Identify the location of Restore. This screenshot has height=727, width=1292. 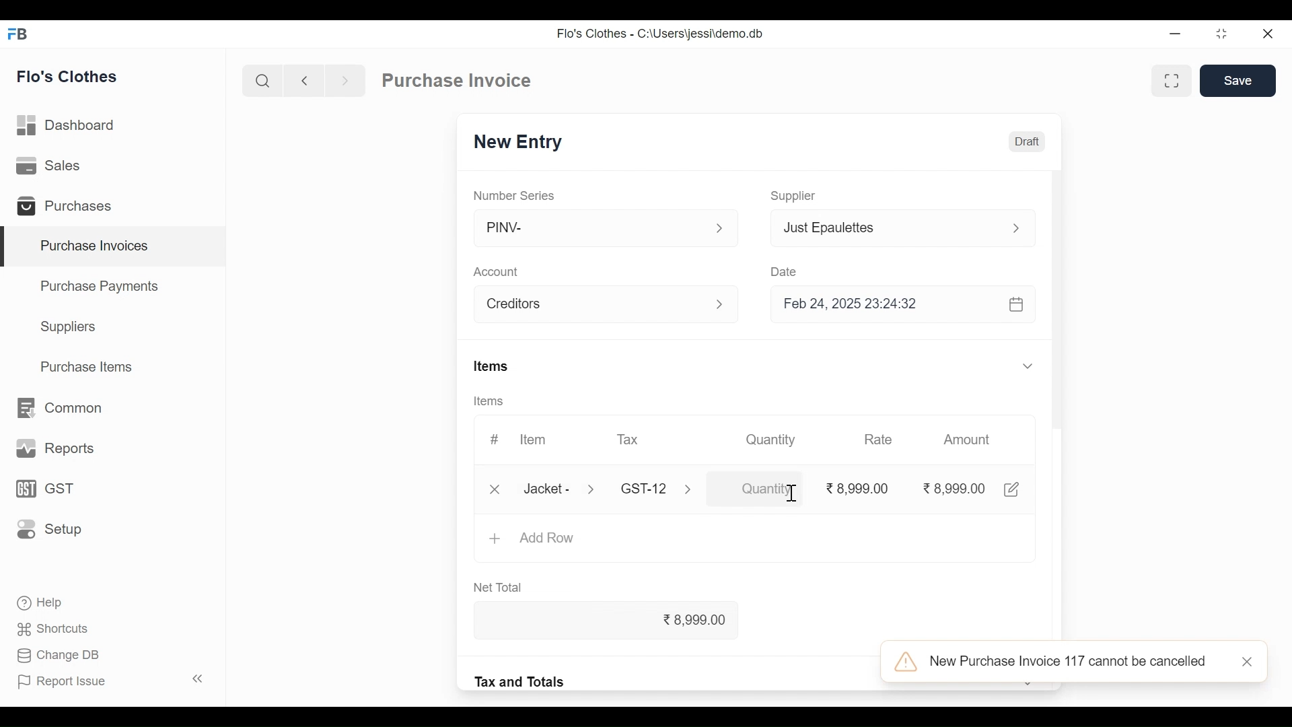
(1221, 35).